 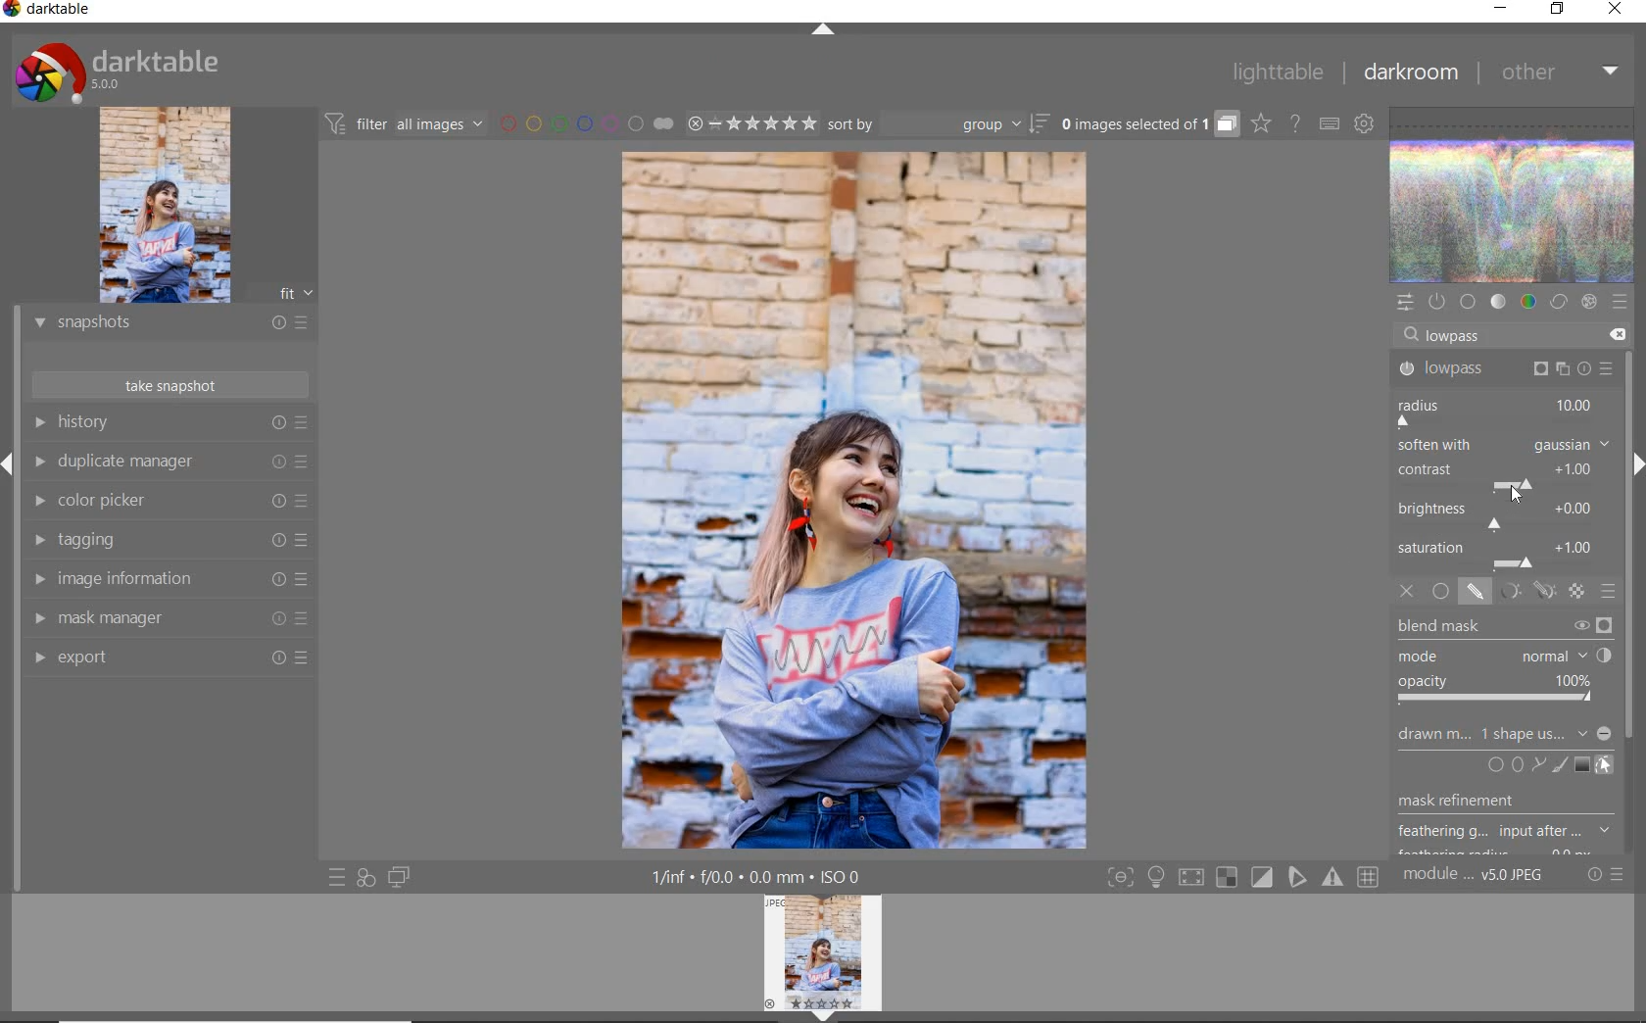 What do you see at coordinates (1614, 333) in the screenshot?
I see `delete` at bounding box center [1614, 333].